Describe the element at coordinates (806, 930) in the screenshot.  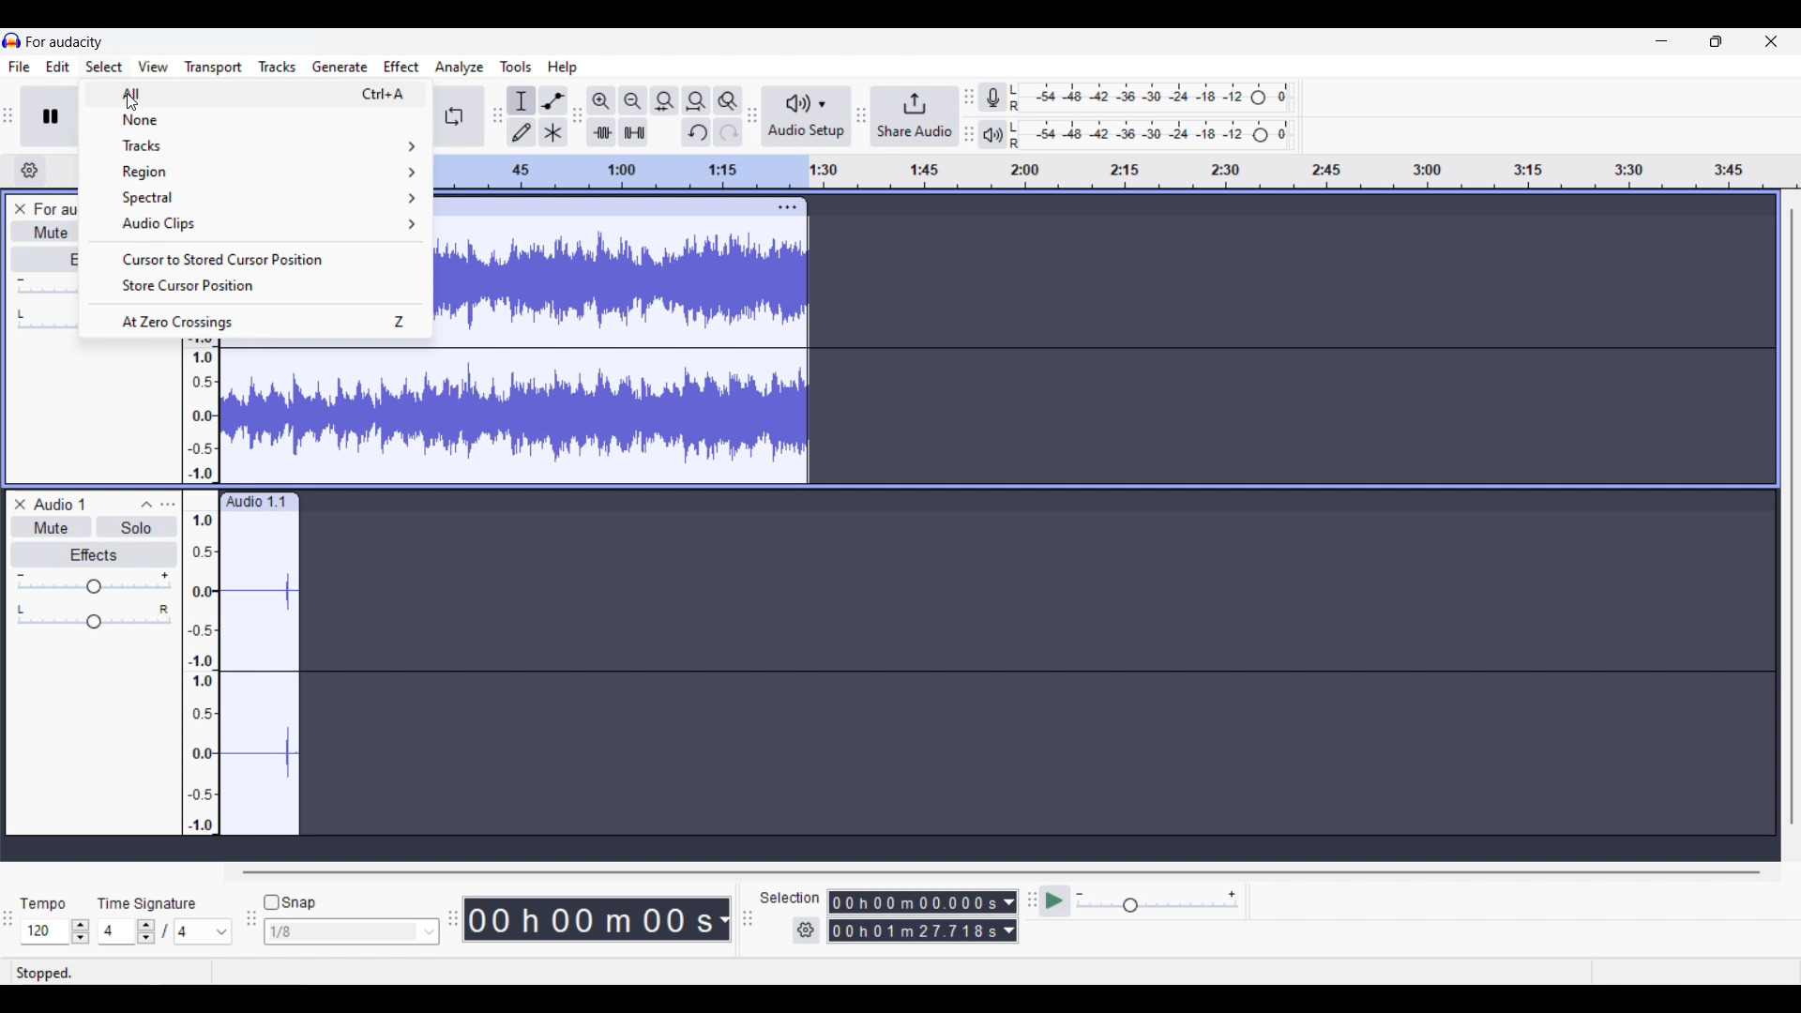
I see `Settings` at that location.